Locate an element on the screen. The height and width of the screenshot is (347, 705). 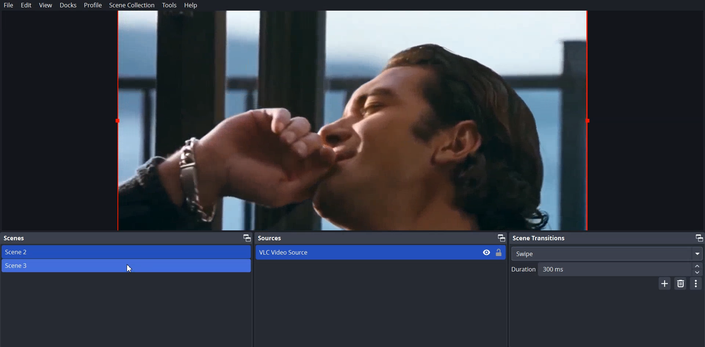
Profile is located at coordinates (93, 6).